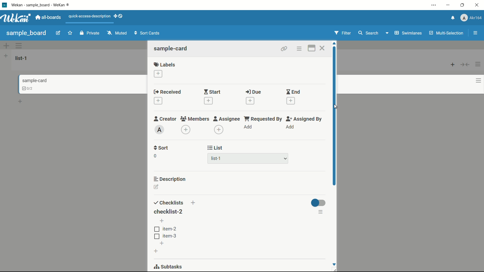 The image size is (484, 272). Describe the element at coordinates (453, 17) in the screenshot. I see `notifications` at that location.